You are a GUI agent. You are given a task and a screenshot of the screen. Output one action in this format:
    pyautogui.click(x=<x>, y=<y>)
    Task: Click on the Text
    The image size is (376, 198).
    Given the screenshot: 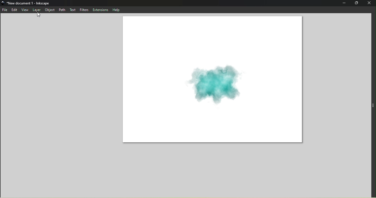 What is the action you would take?
    pyautogui.click(x=72, y=10)
    